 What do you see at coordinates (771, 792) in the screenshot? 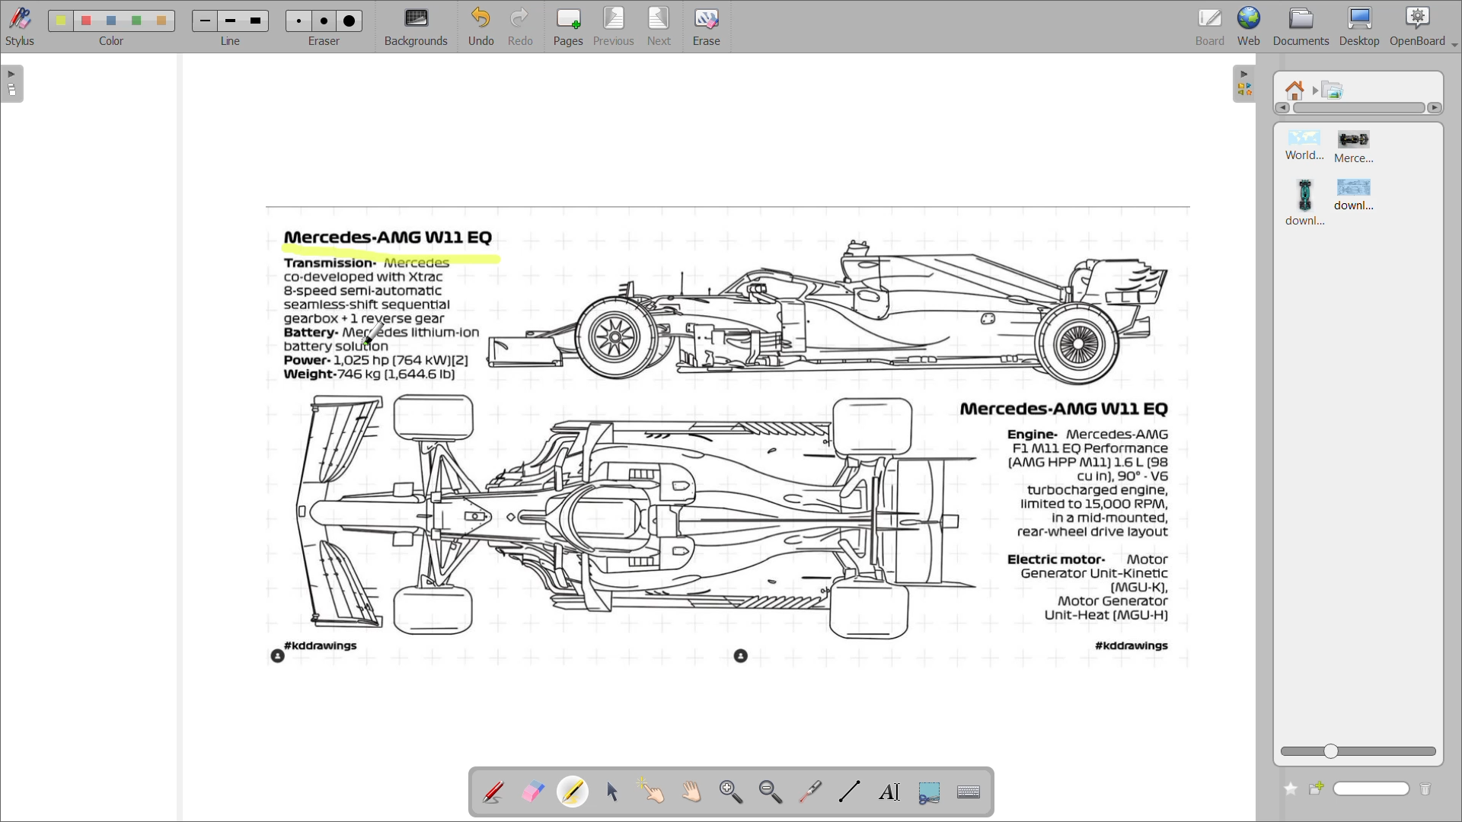
I see `zoom out` at bounding box center [771, 792].